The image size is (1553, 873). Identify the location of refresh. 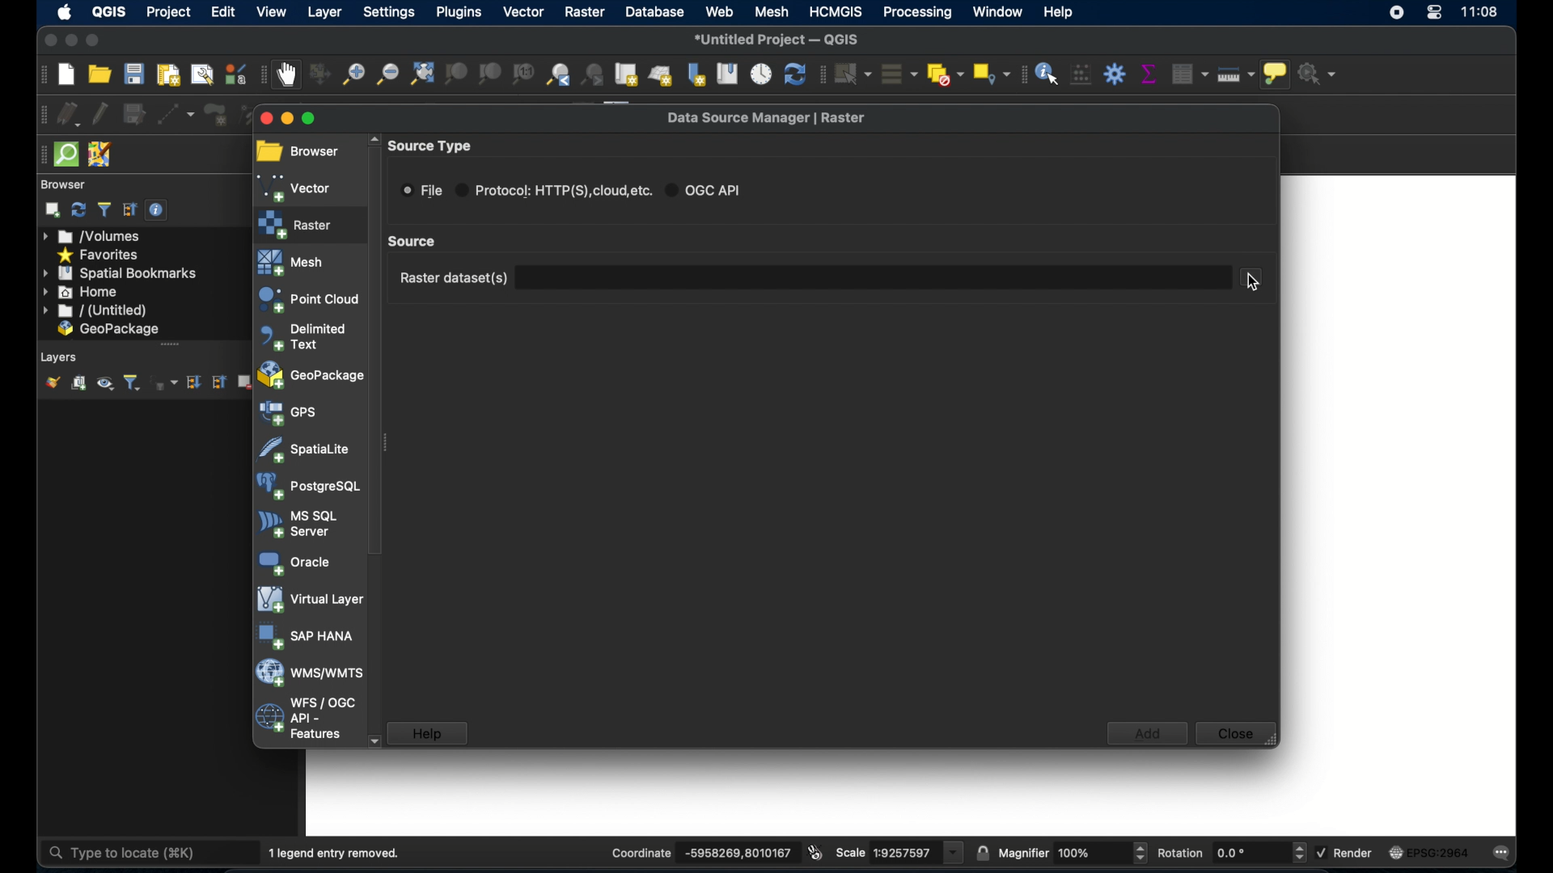
(794, 75).